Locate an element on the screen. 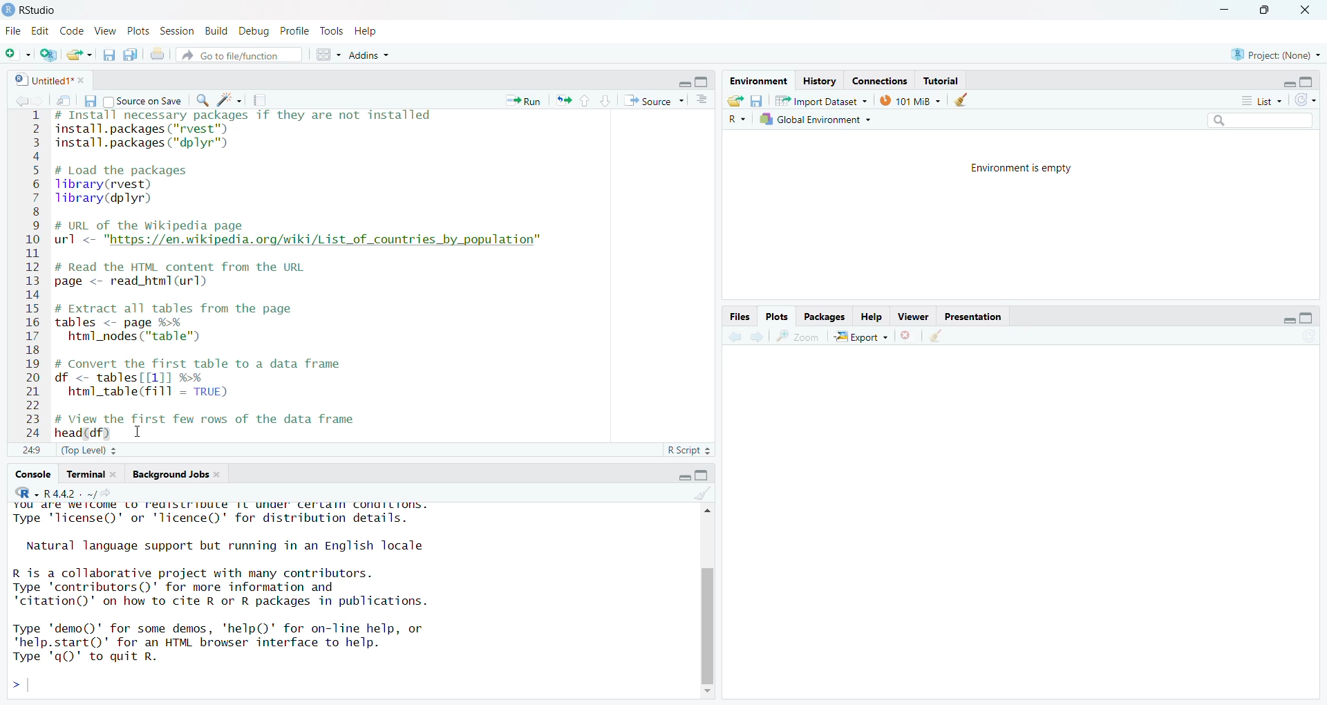  up is located at coordinates (586, 101).